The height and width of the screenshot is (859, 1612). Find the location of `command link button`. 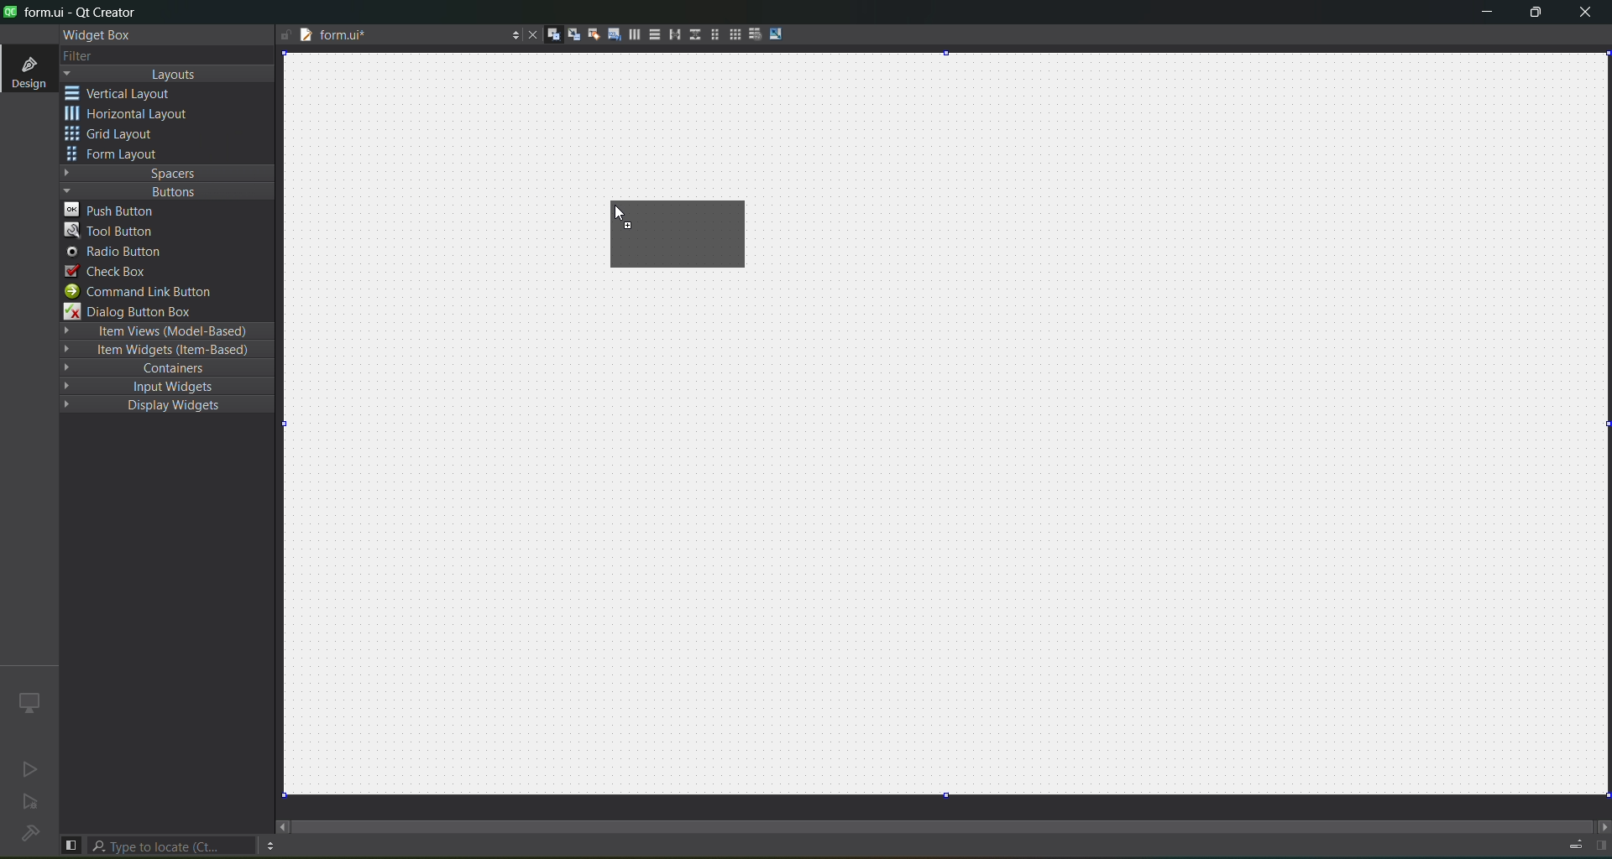

command link button is located at coordinates (149, 292).